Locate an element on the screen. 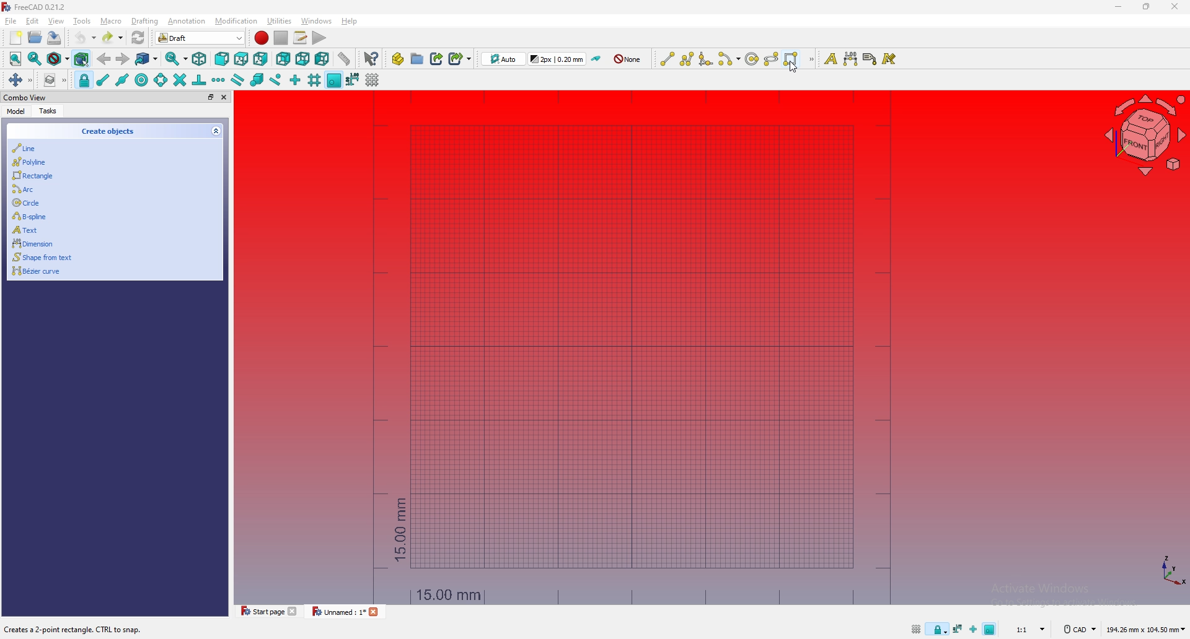  file is located at coordinates (11, 21).